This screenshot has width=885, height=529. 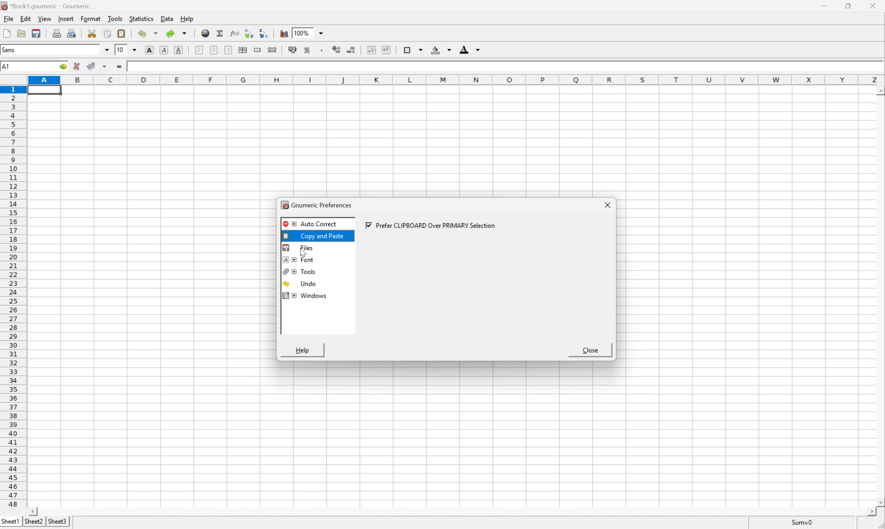 What do you see at coordinates (590, 351) in the screenshot?
I see `close` at bounding box center [590, 351].